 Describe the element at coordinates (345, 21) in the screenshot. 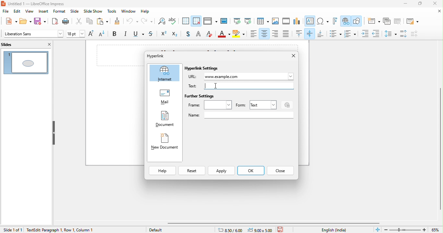

I see `hyperlink` at that location.